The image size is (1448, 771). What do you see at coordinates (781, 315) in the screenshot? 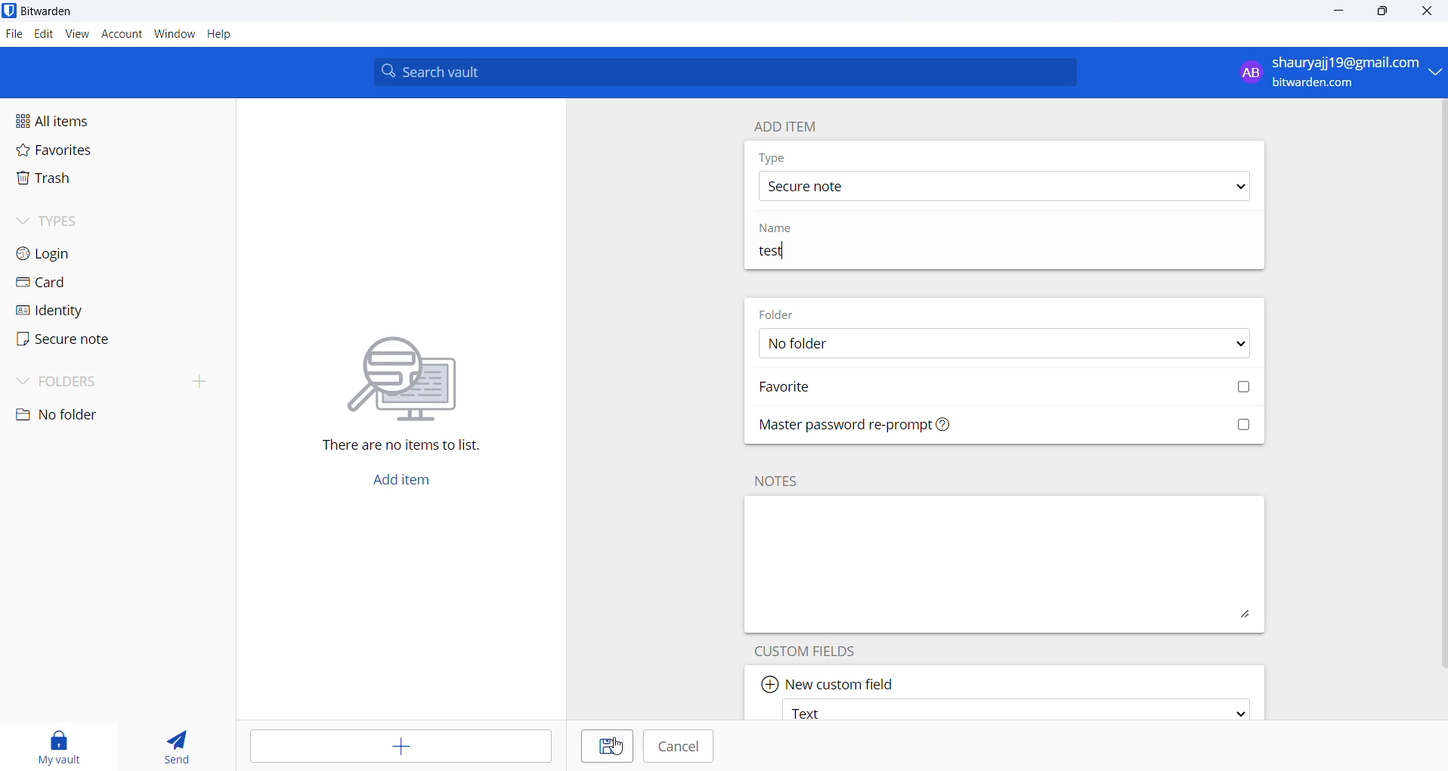
I see `` at bounding box center [781, 315].